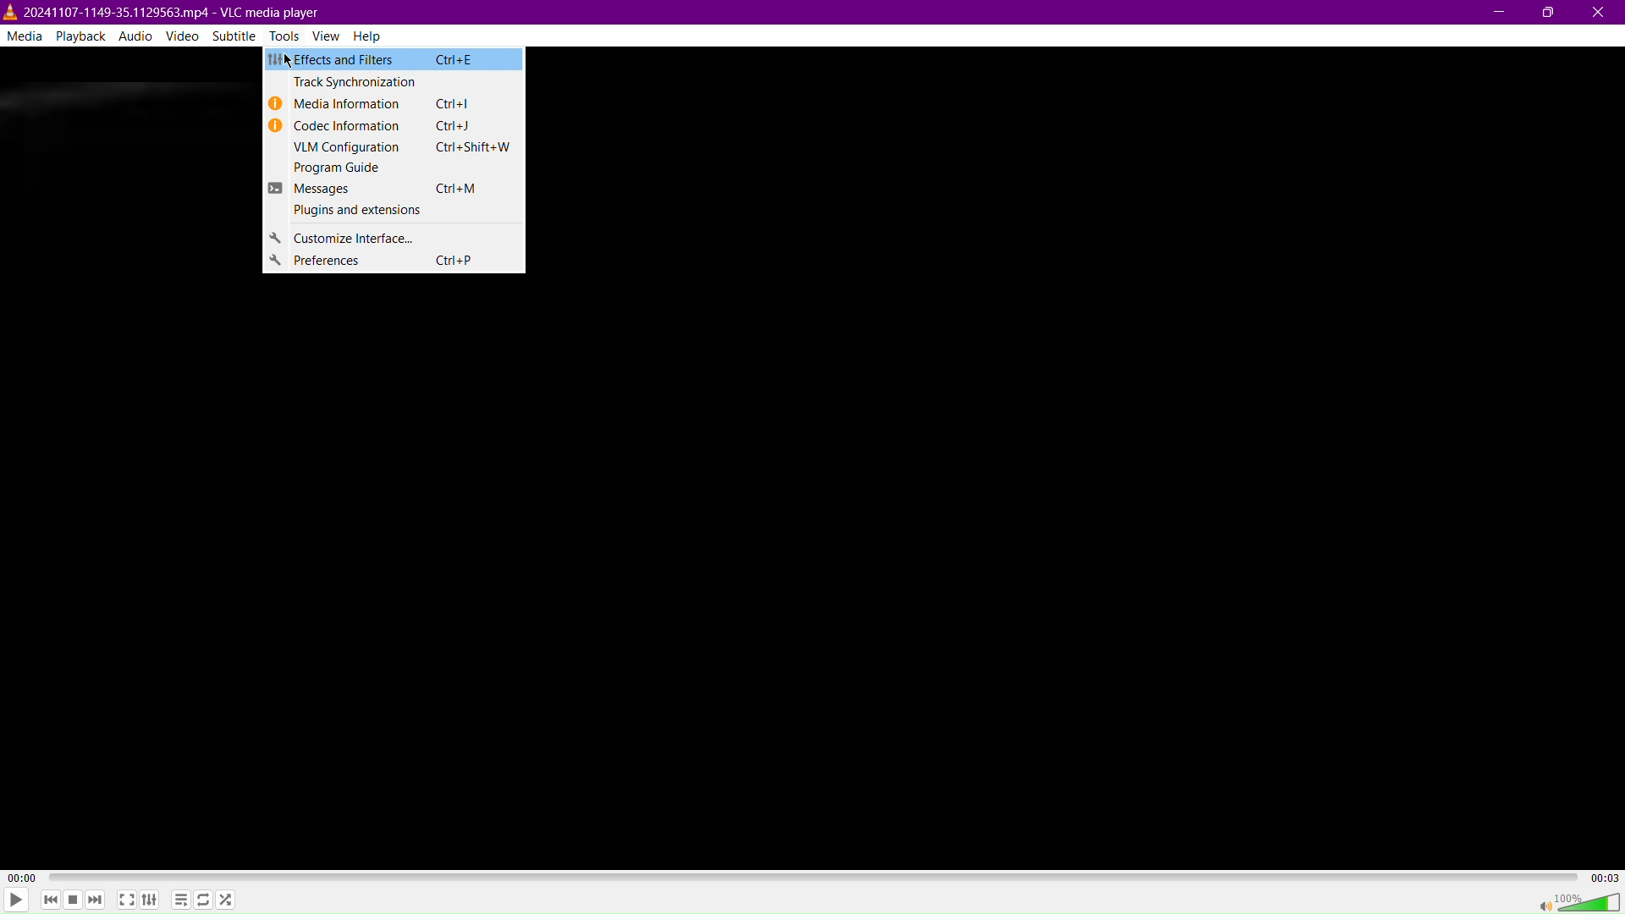 This screenshot has height=914, width=1625. What do you see at coordinates (79, 36) in the screenshot?
I see `Playback` at bounding box center [79, 36].